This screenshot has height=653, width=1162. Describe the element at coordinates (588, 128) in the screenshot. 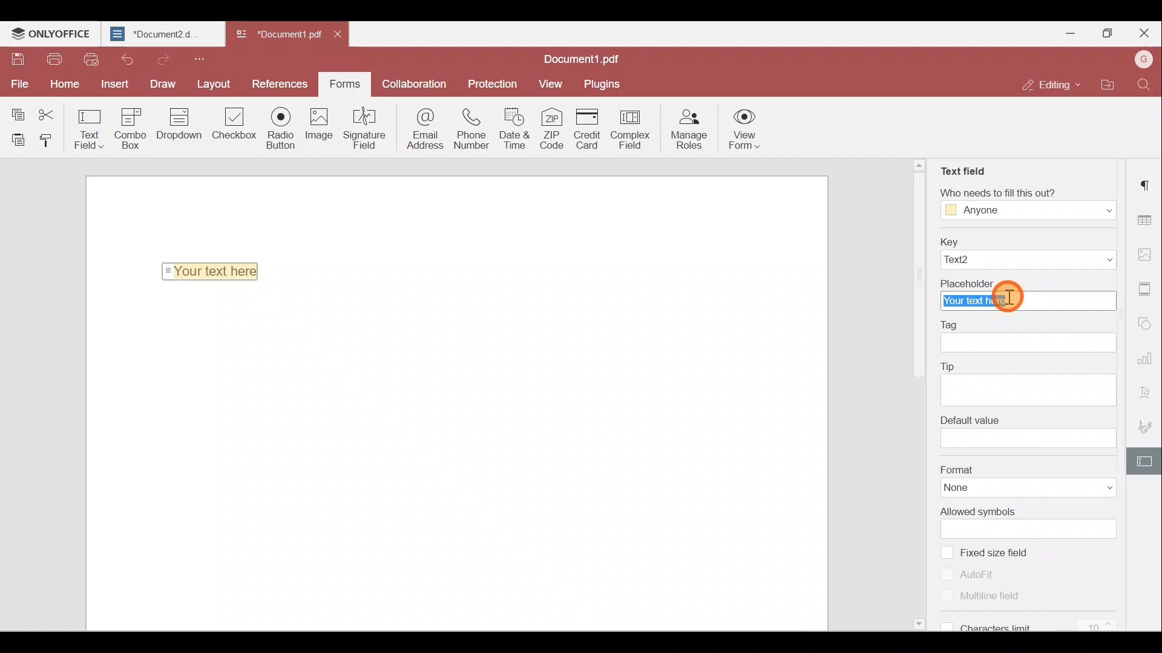

I see `Credit card` at that location.